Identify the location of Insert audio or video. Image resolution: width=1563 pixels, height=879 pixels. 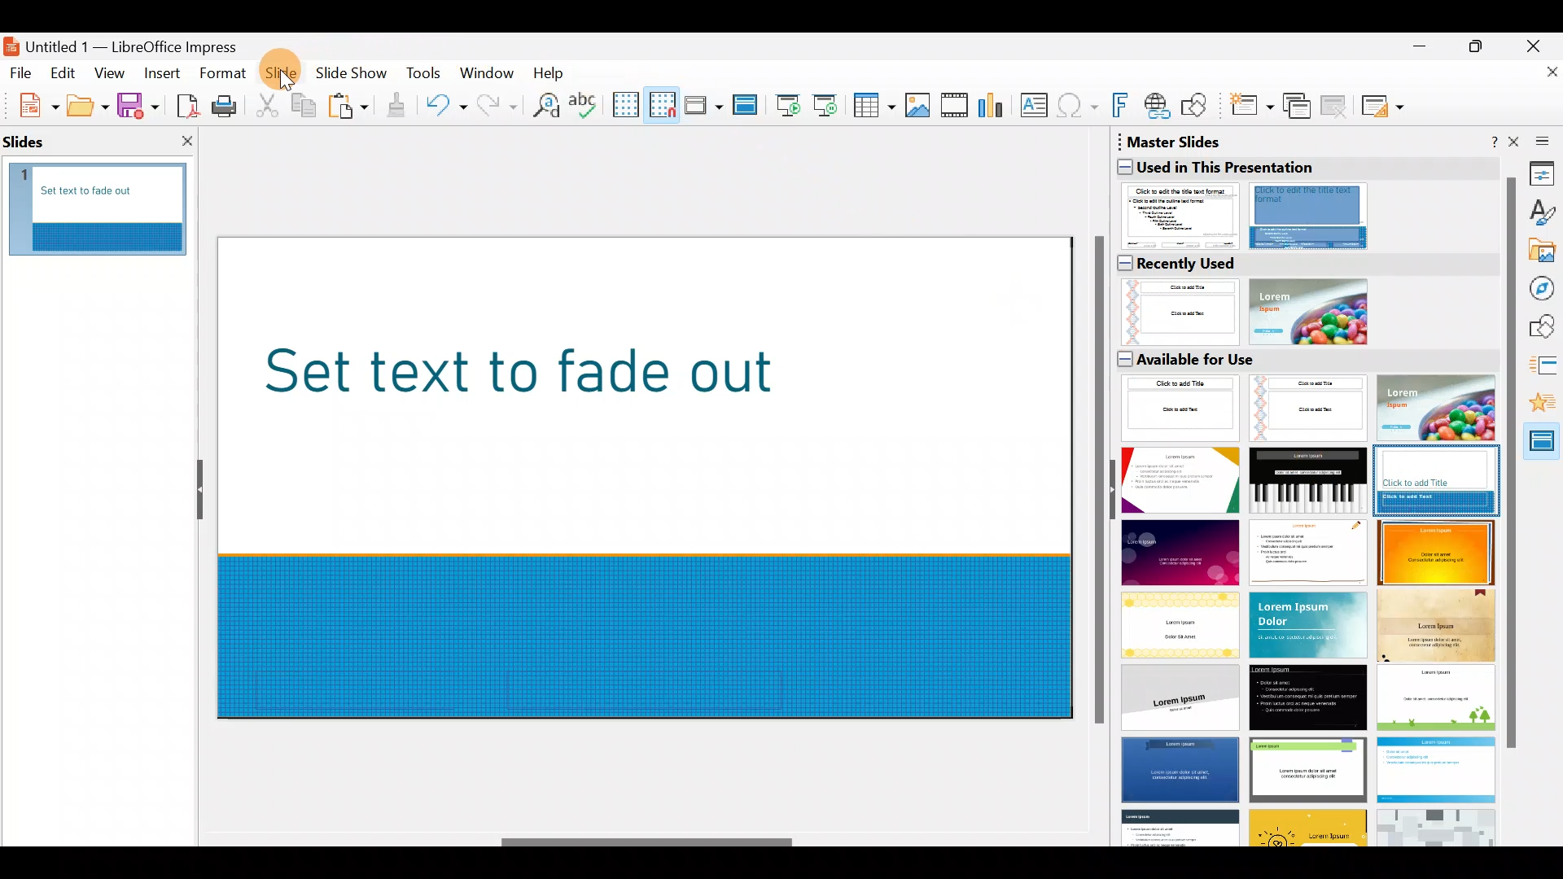
(955, 108).